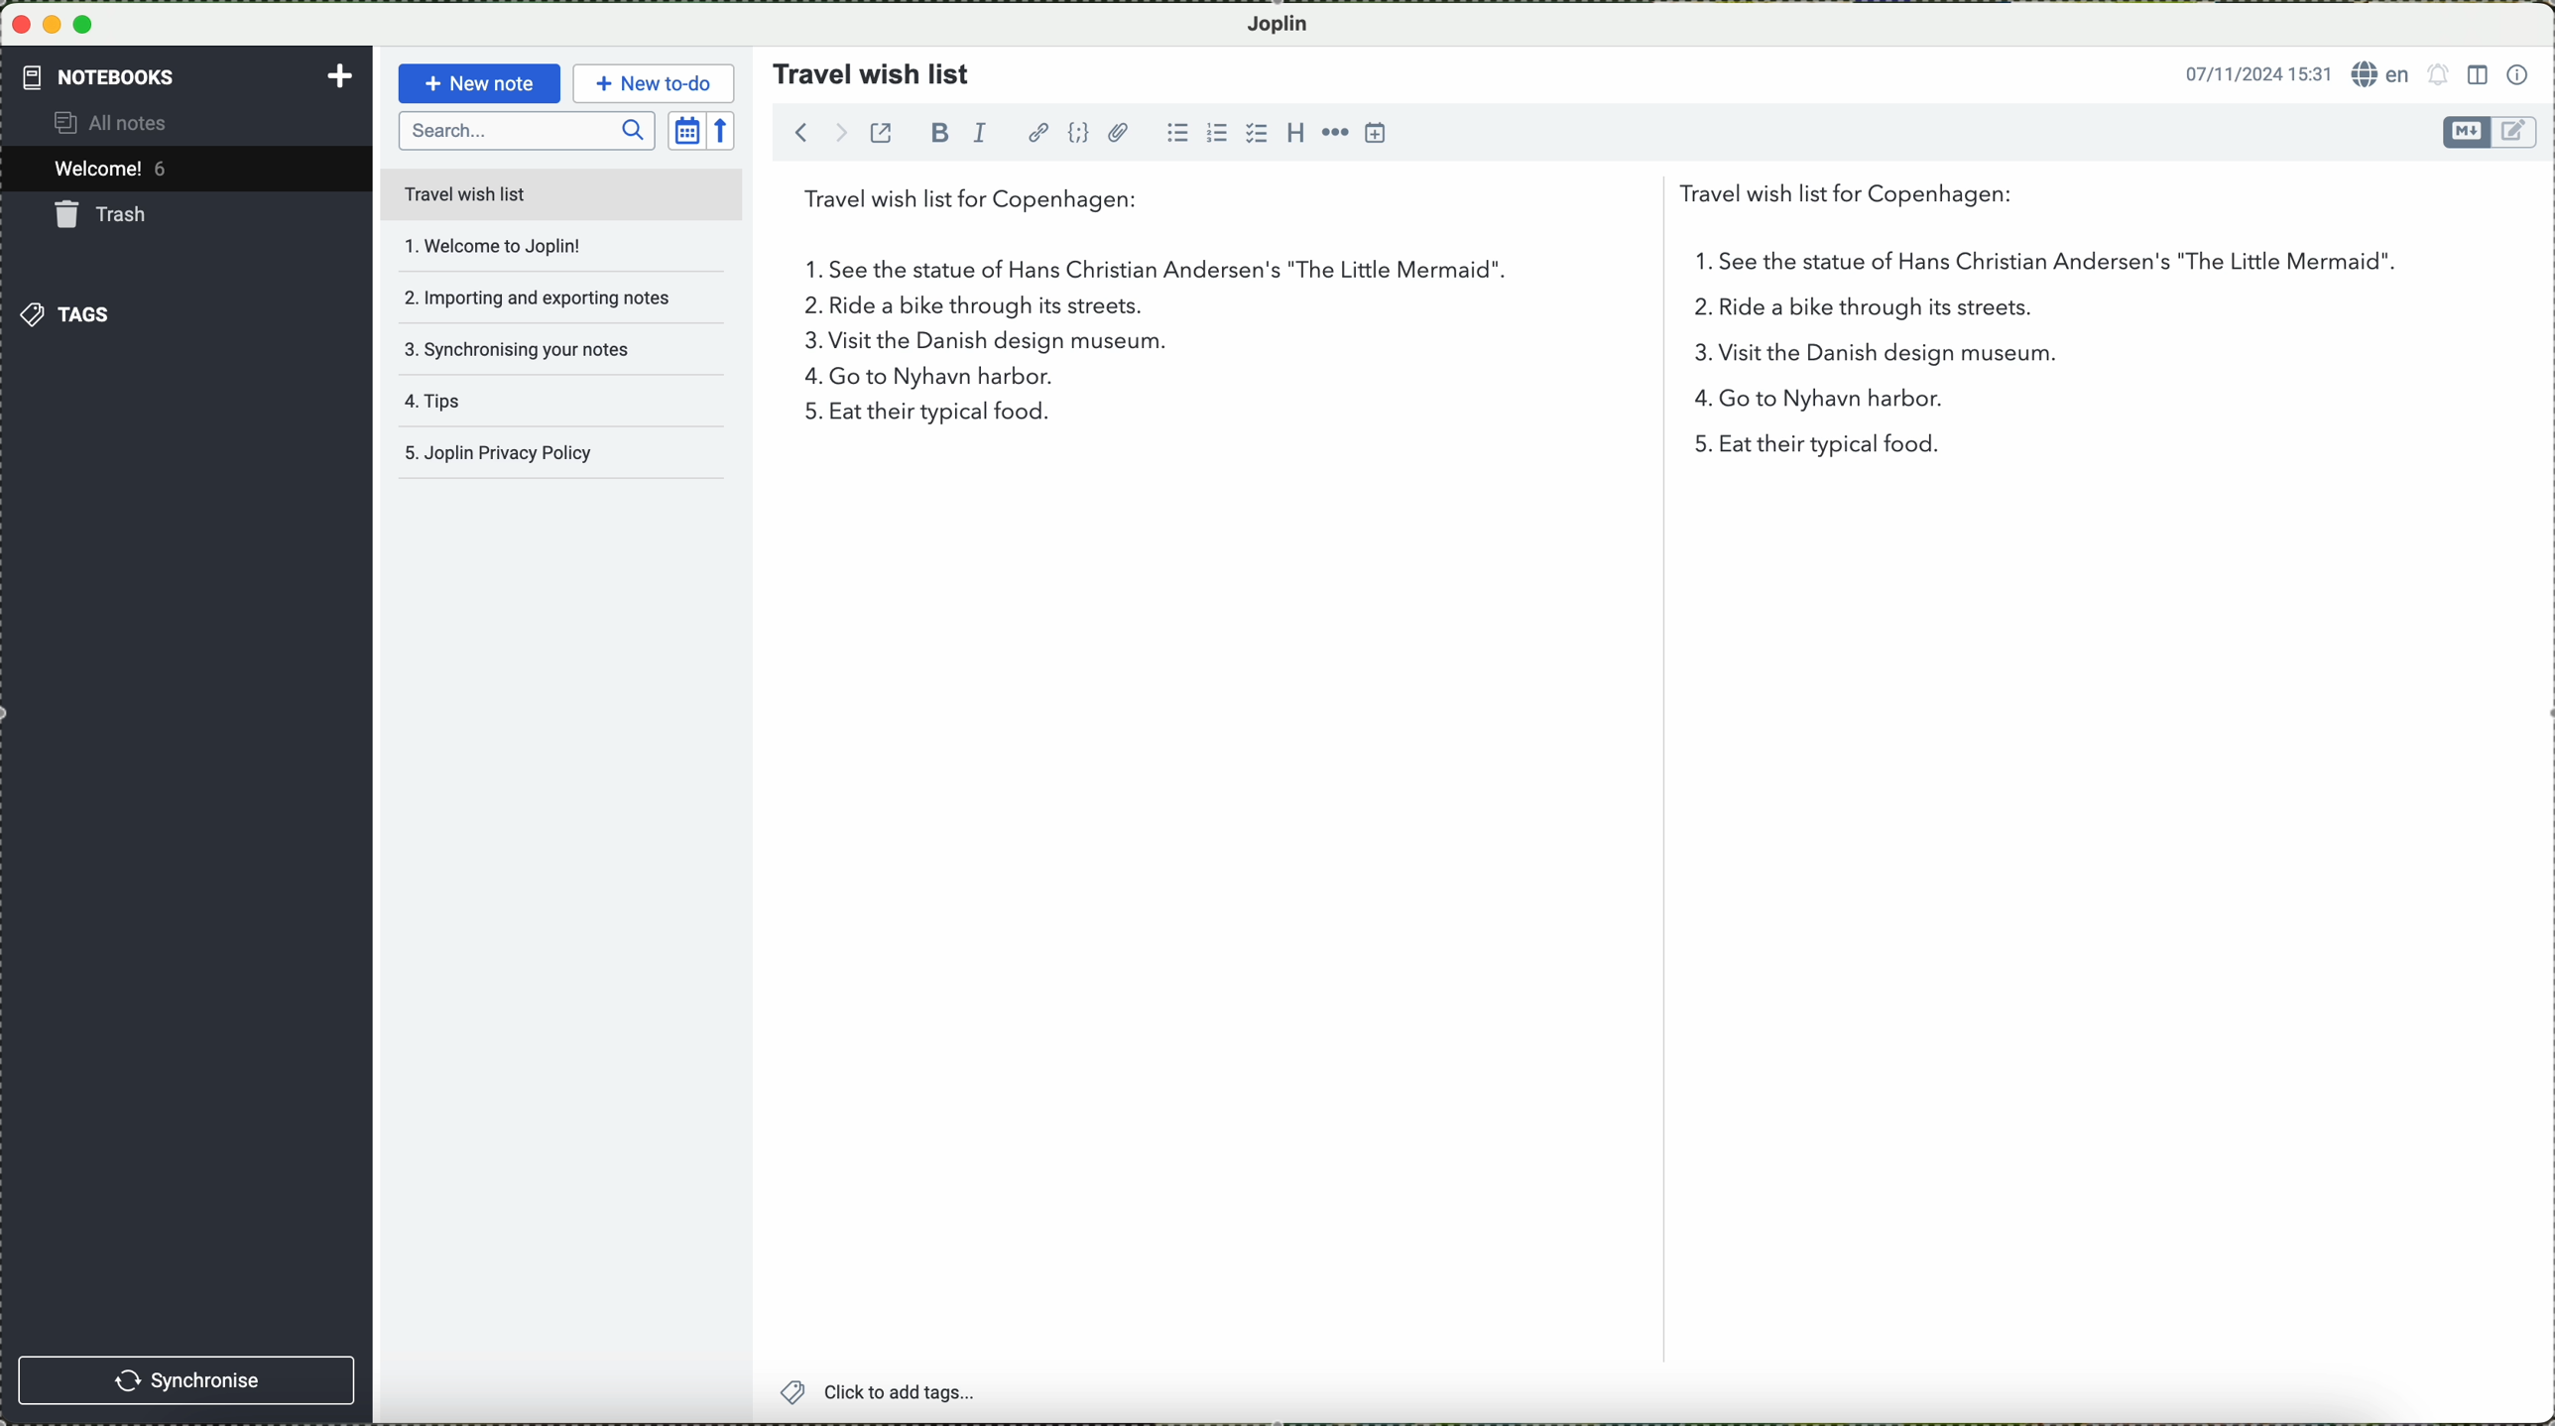 Image resolution: width=2555 pixels, height=1426 pixels. I want to click on click to add tags, so click(929, 1393).